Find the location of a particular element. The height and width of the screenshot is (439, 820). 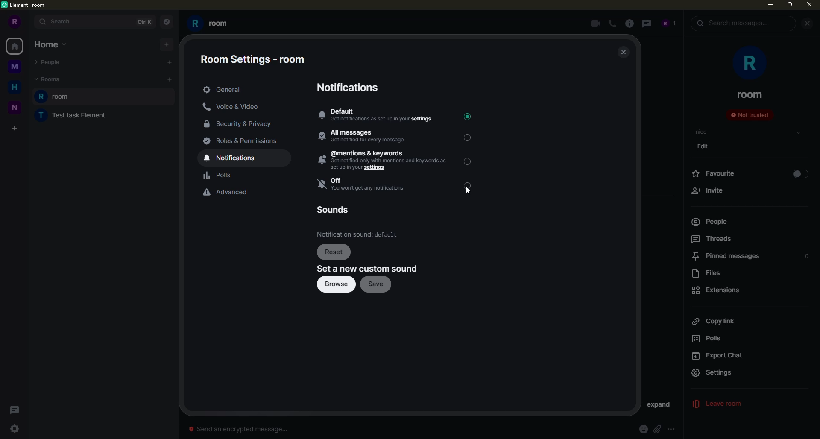

emoji is located at coordinates (641, 429).